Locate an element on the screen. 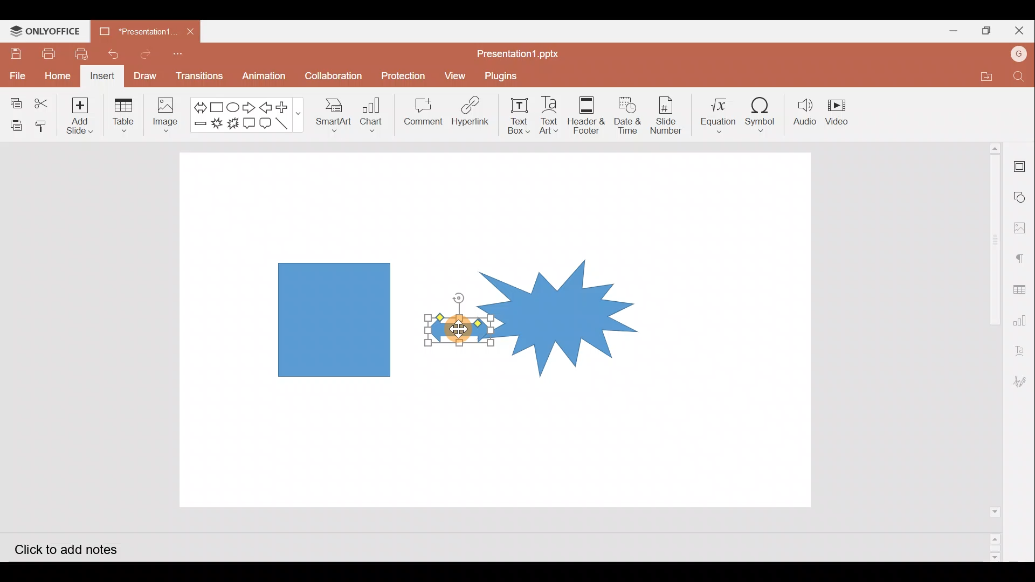 The height and width of the screenshot is (582, 1035). Image is located at coordinates (165, 114).